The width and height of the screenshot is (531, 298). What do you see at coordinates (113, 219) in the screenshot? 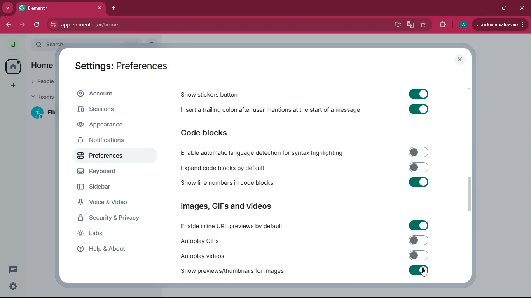
I see `Security & Privacy` at bounding box center [113, 219].